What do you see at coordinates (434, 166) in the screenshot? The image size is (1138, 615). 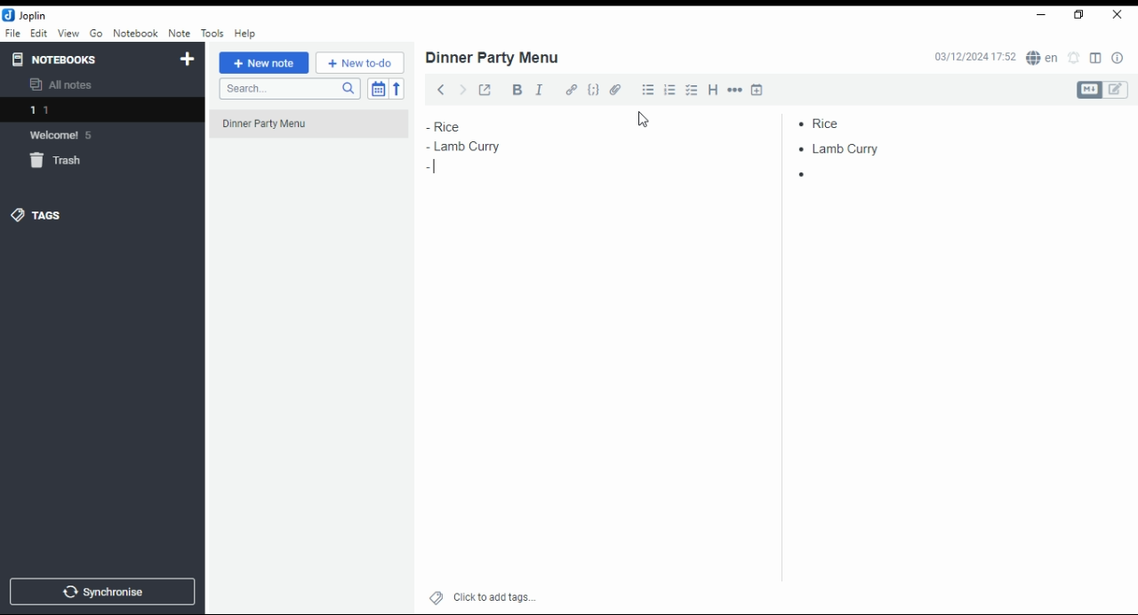 I see `Text cursor` at bounding box center [434, 166].